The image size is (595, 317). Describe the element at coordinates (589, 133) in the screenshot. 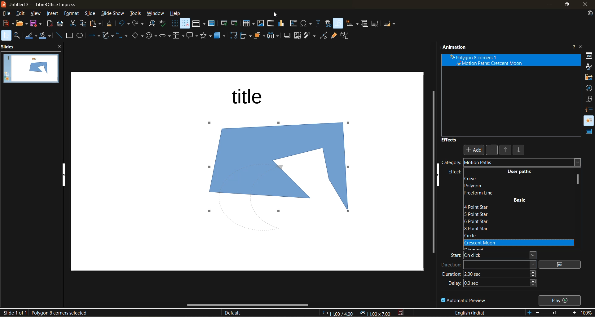

I see `master slides` at that location.